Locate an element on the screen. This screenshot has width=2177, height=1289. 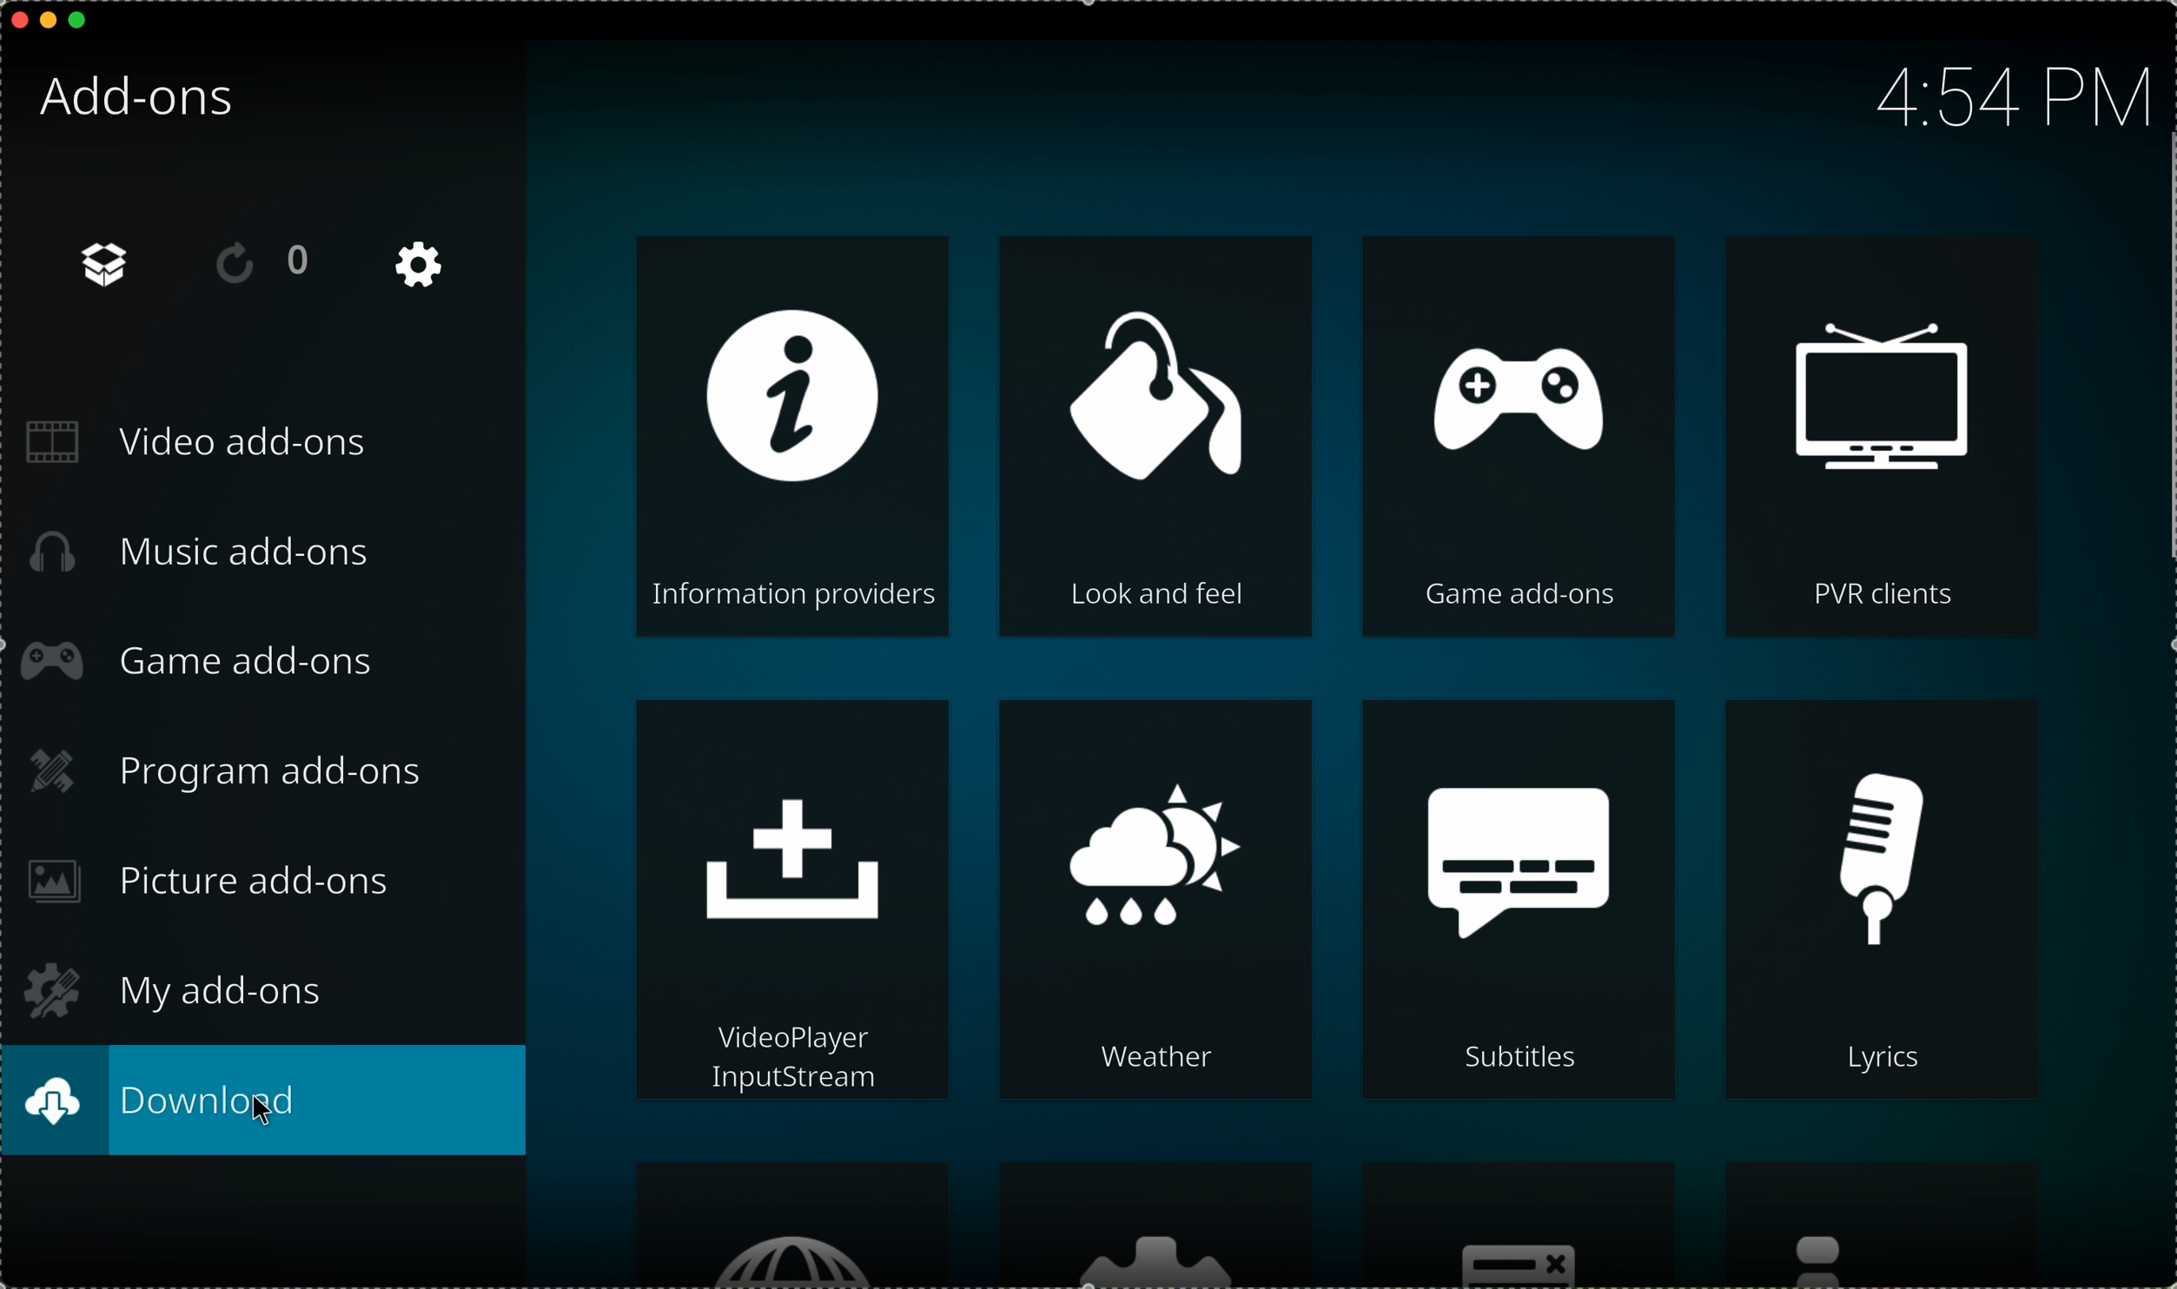
maximize is located at coordinates (80, 20).